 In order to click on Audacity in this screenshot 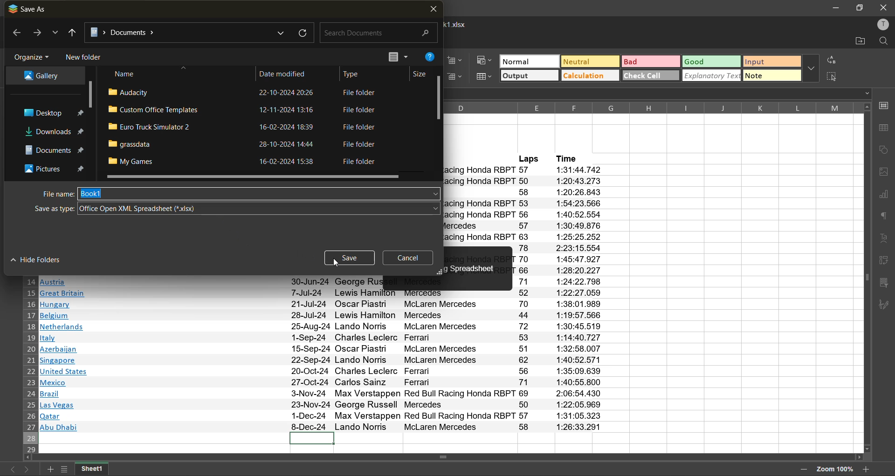, I will do `click(134, 92)`.